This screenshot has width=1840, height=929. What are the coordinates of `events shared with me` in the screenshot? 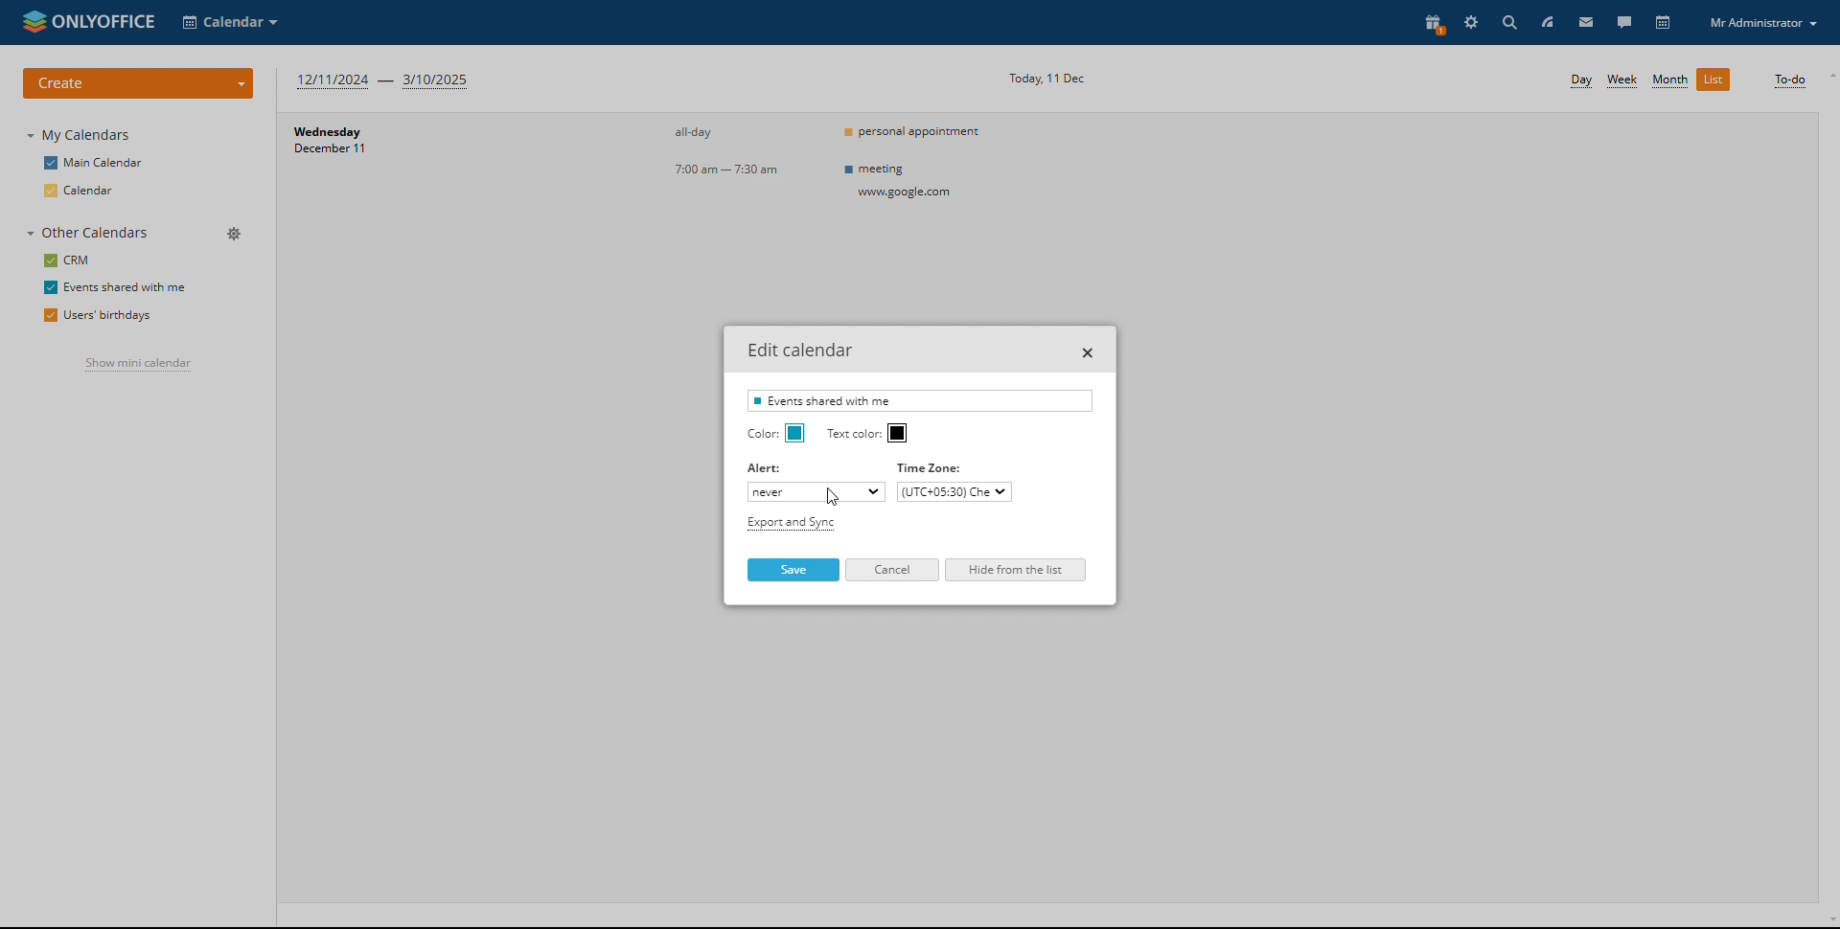 It's located at (114, 287).